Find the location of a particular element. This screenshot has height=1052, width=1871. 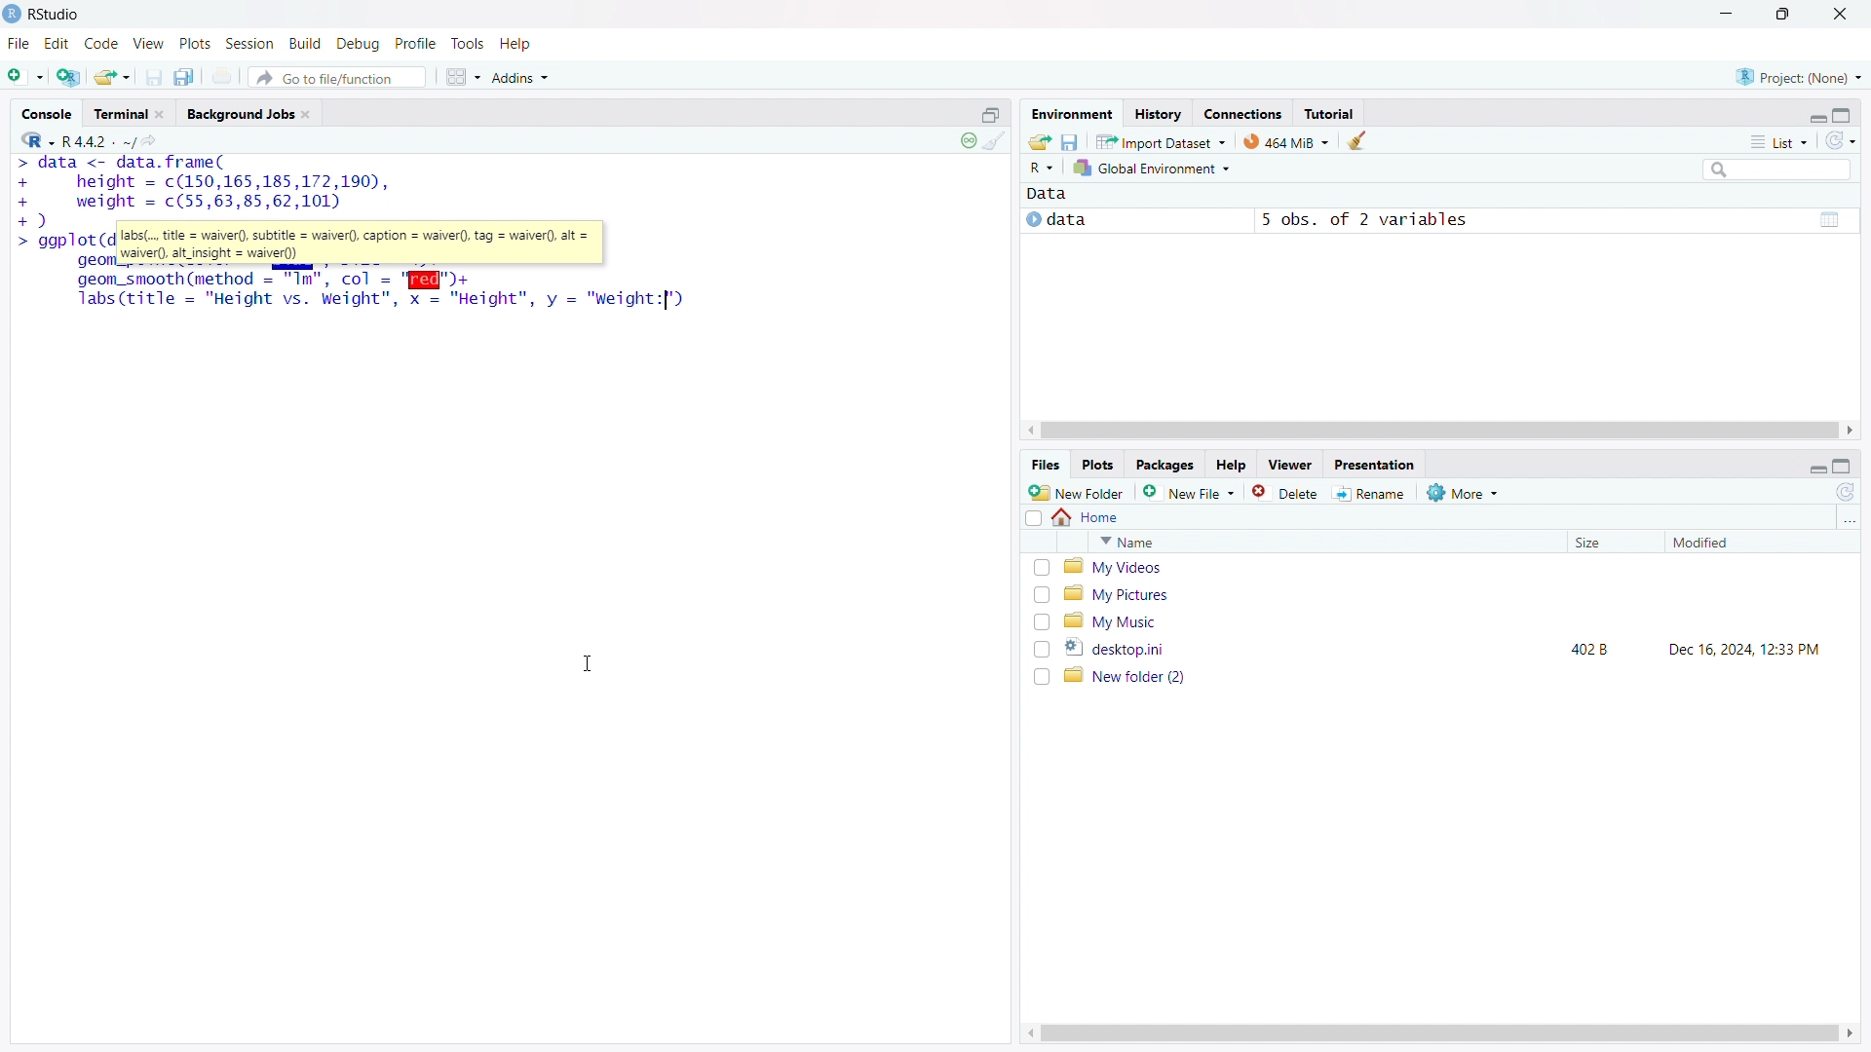

help is located at coordinates (516, 44).